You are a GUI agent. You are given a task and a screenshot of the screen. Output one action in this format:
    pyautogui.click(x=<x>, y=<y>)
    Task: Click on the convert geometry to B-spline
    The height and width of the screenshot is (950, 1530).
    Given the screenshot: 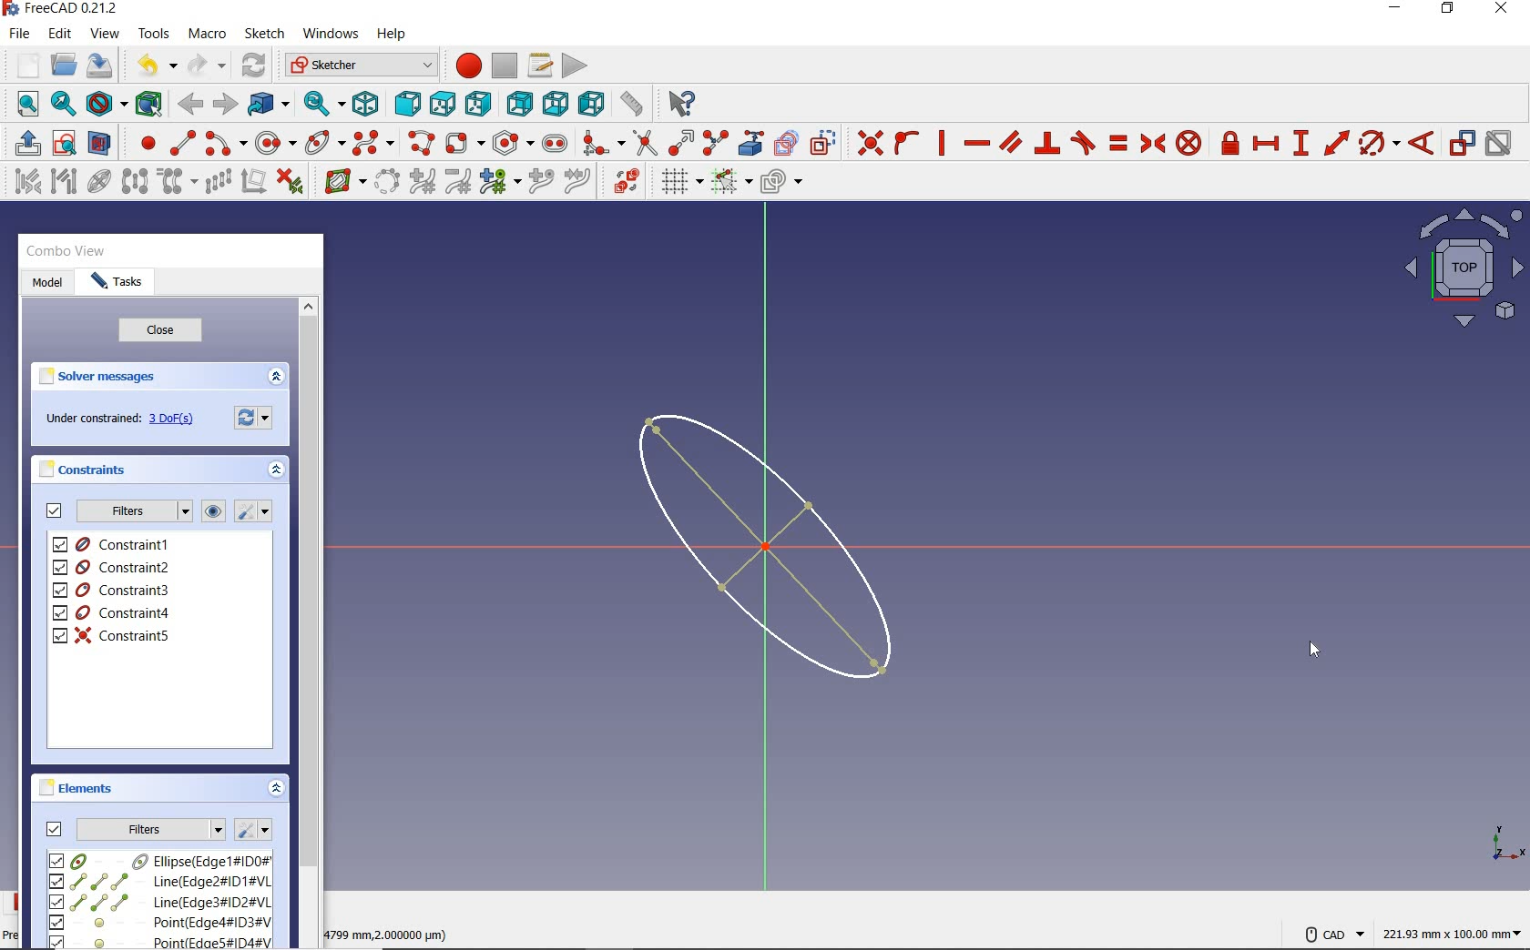 What is the action you would take?
    pyautogui.click(x=386, y=183)
    